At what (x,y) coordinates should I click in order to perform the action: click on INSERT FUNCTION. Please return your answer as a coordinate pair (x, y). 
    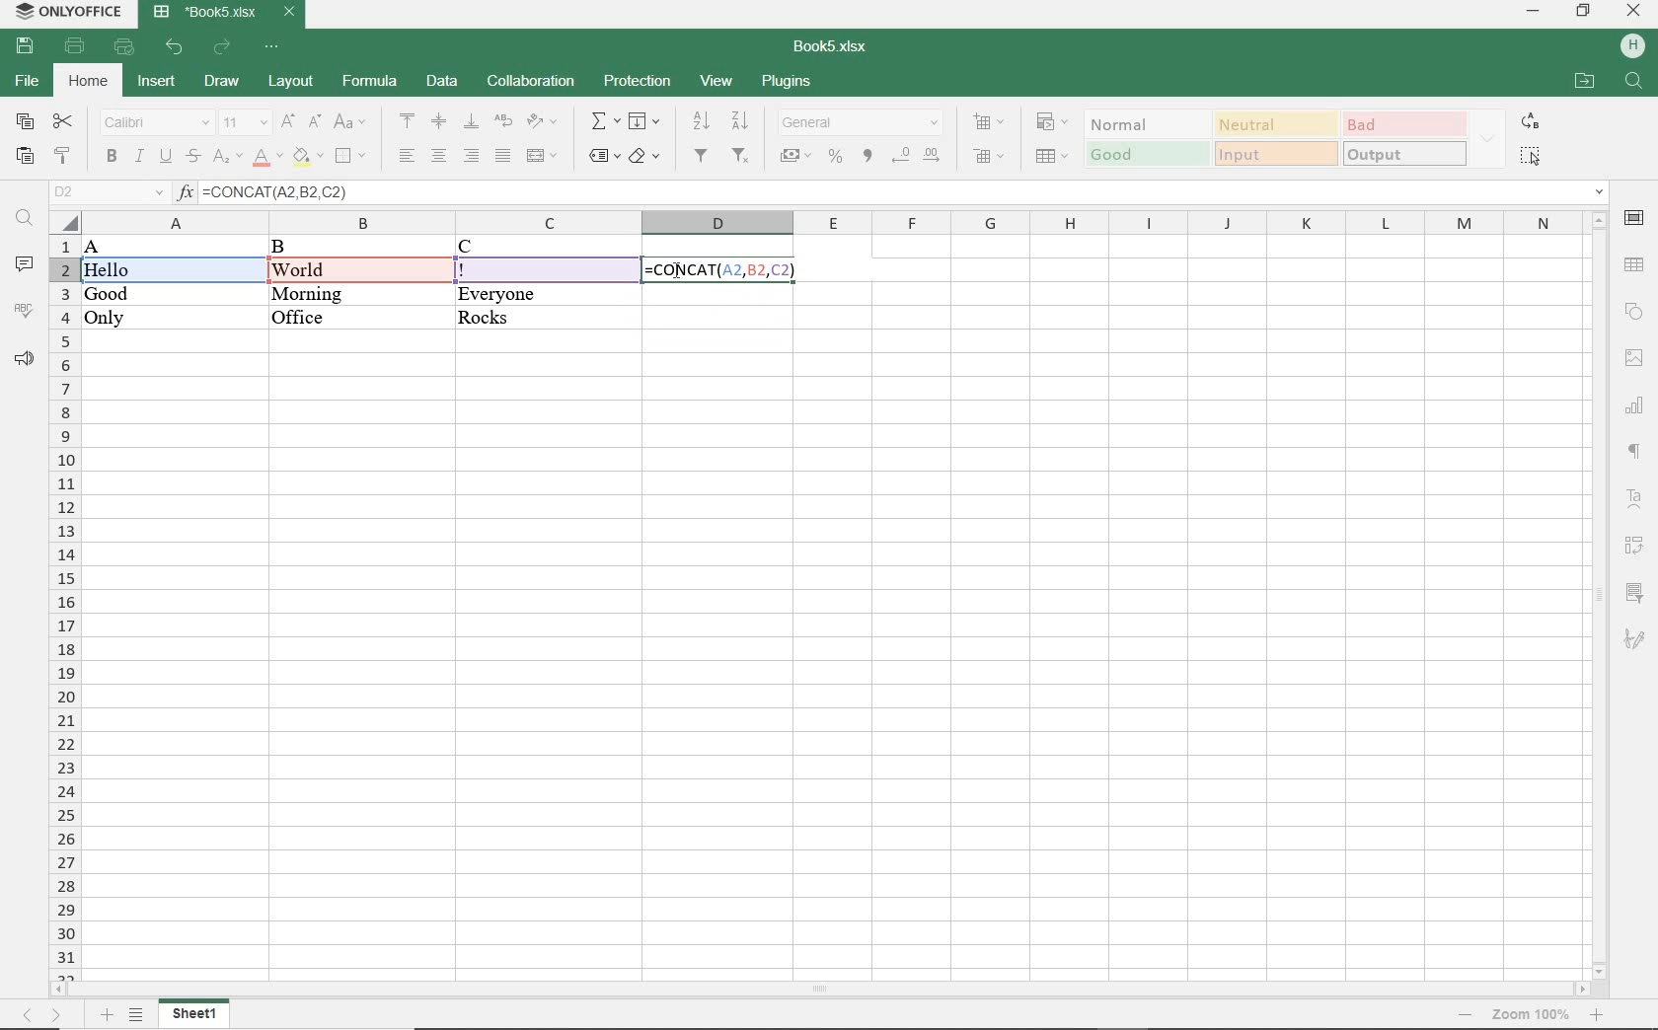
    Looking at the image, I should click on (603, 123).